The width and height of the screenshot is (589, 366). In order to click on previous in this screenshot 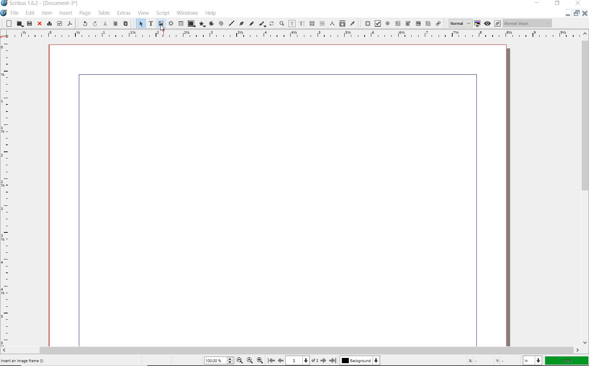, I will do `click(281, 361)`.